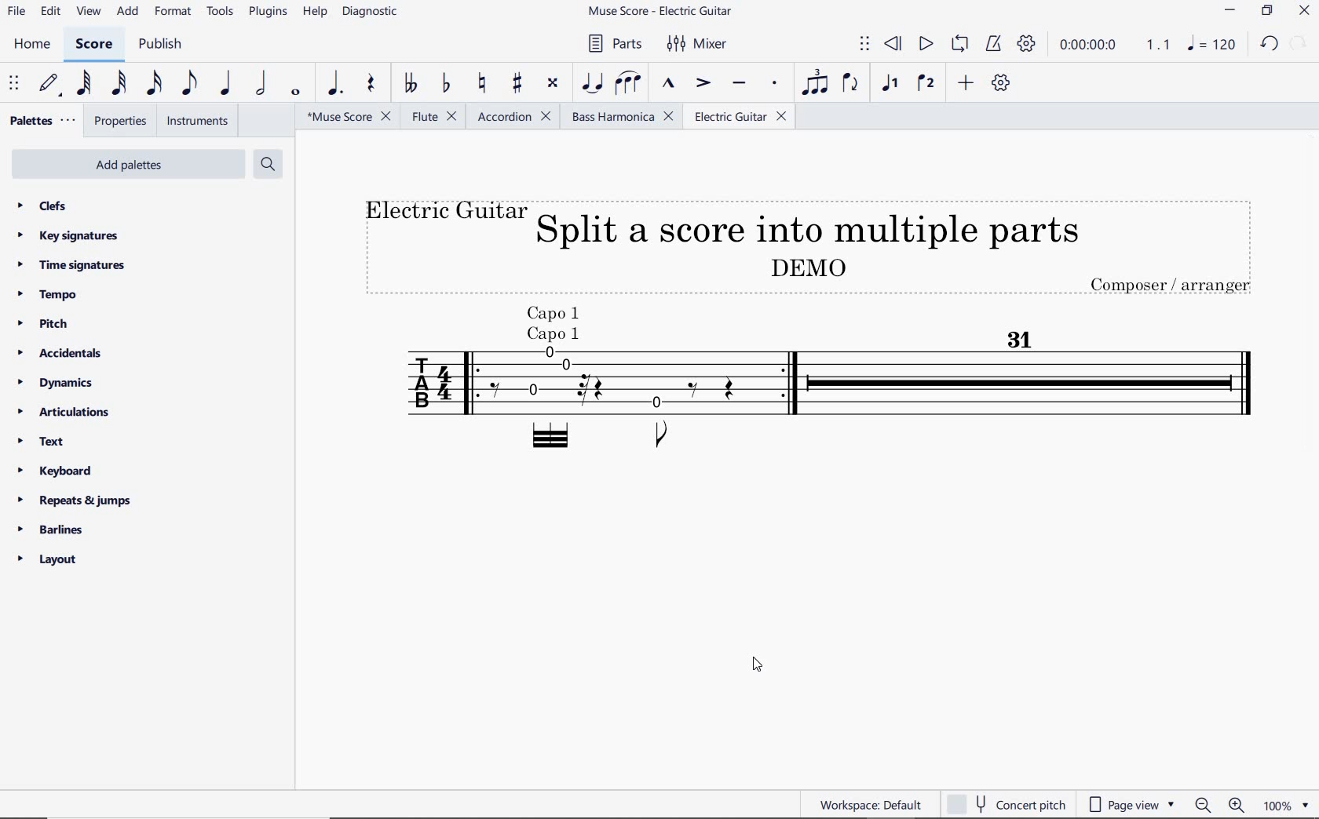 This screenshot has width=1319, height=819. What do you see at coordinates (924, 82) in the screenshot?
I see `voice 2` at bounding box center [924, 82].